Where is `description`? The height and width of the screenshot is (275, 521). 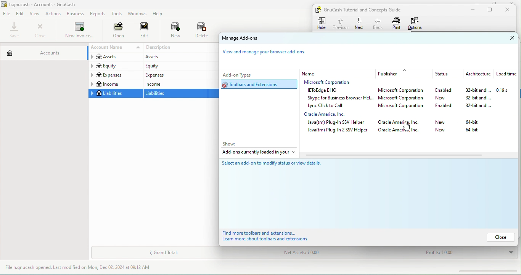 description is located at coordinates (176, 48).